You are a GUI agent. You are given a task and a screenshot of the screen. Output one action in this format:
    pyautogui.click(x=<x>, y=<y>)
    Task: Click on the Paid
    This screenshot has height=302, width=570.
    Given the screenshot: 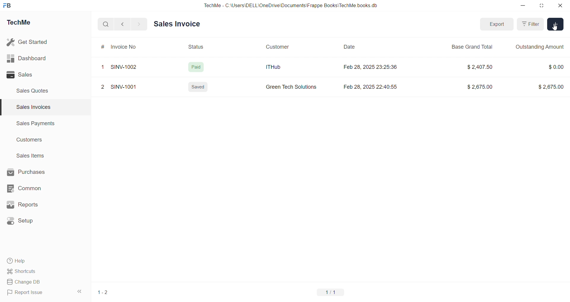 What is the action you would take?
    pyautogui.click(x=199, y=65)
    